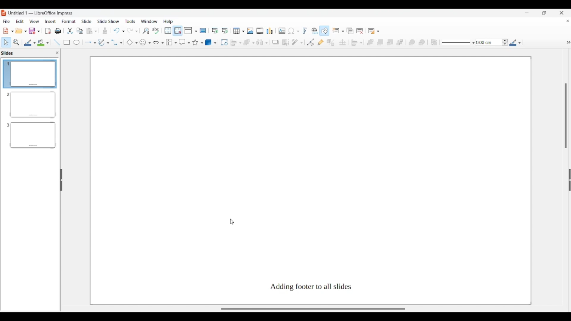 Image resolution: width=571 pixels, height=321 pixels. I want to click on Slide layout, so click(374, 31).